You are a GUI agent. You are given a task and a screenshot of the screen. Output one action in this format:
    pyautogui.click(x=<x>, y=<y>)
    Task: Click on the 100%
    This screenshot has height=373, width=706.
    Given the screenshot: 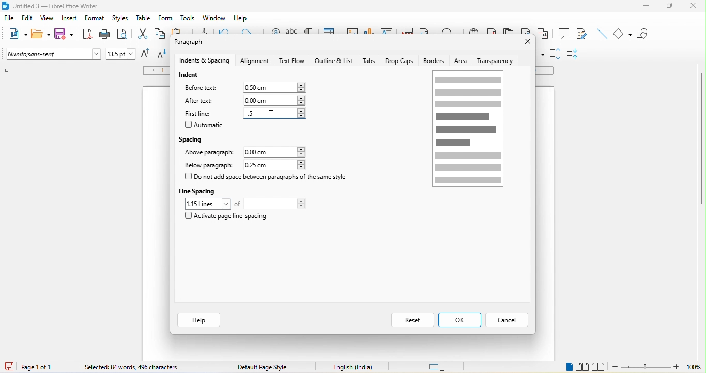 What is the action you would take?
    pyautogui.click(x=694, y=367)
    